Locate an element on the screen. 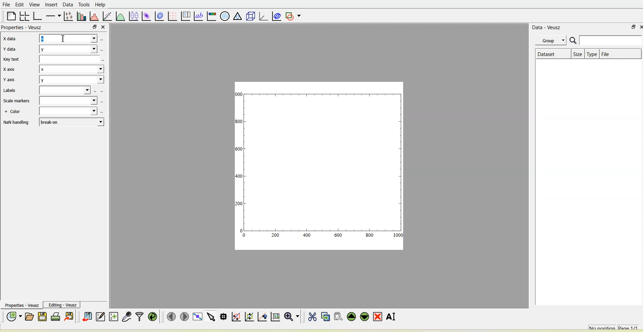 This screenshot has width=643, height=332. Click to zoom out of graph axes is located at coordinates (250, 317).